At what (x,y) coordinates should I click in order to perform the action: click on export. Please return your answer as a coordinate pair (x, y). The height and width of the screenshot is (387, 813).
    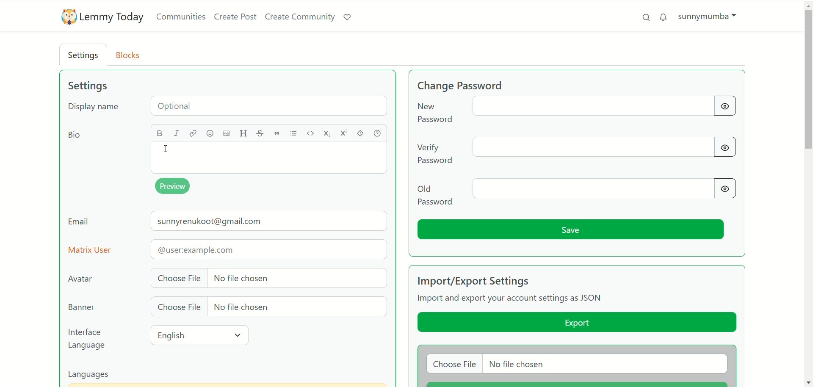
    Looking at the image, I should click on (576, 323).